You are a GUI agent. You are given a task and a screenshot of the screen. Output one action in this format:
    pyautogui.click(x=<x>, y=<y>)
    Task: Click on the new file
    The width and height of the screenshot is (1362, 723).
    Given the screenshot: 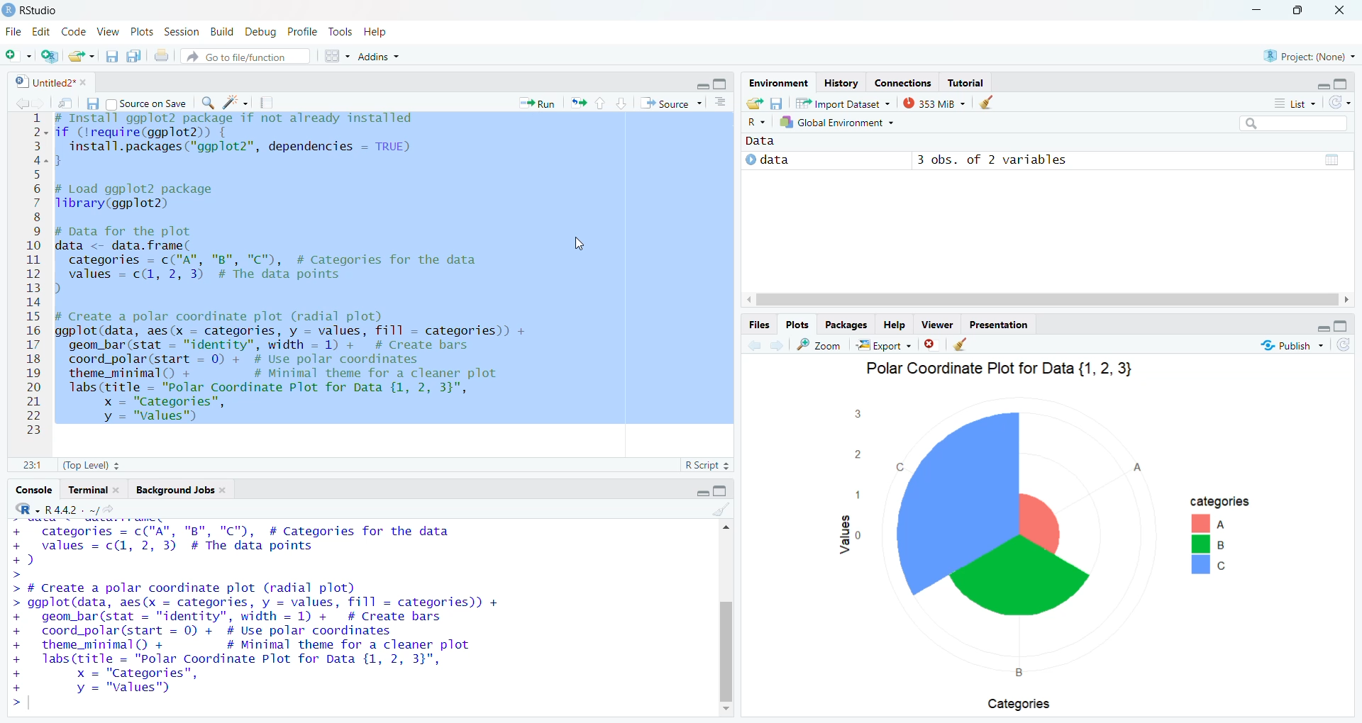 What is the action you would take?
    pyautogui.click(x=17, y=56)
    